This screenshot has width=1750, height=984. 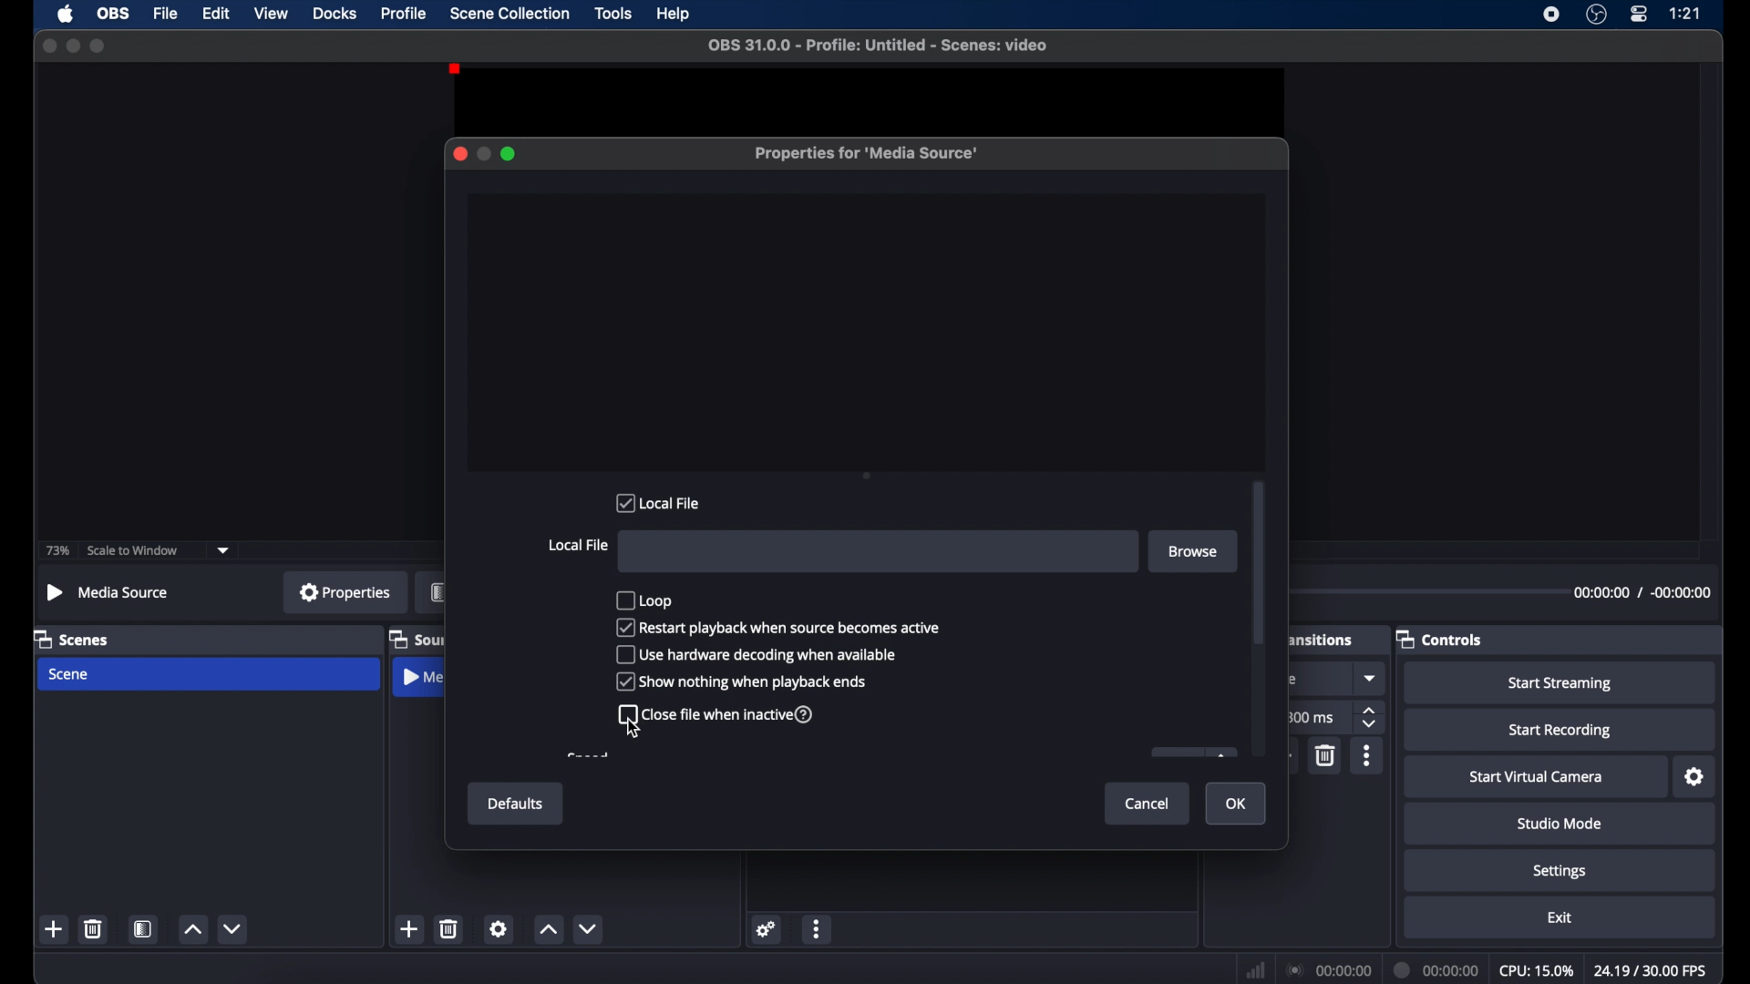 What do you see at coordinates (635, 728) in the screenshot?
I see `cursor` at bounding box center [635, 728].